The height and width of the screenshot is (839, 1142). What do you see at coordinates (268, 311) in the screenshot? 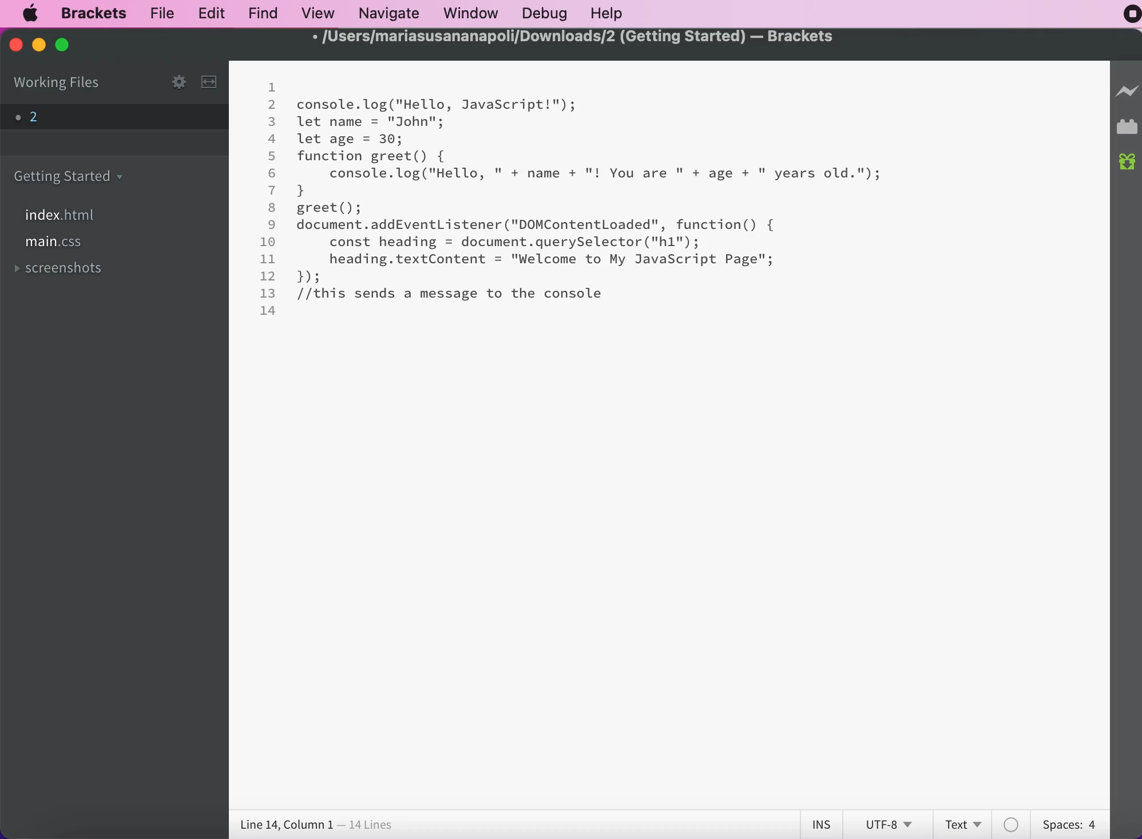
I see `14` at bounding box center [268, 311].